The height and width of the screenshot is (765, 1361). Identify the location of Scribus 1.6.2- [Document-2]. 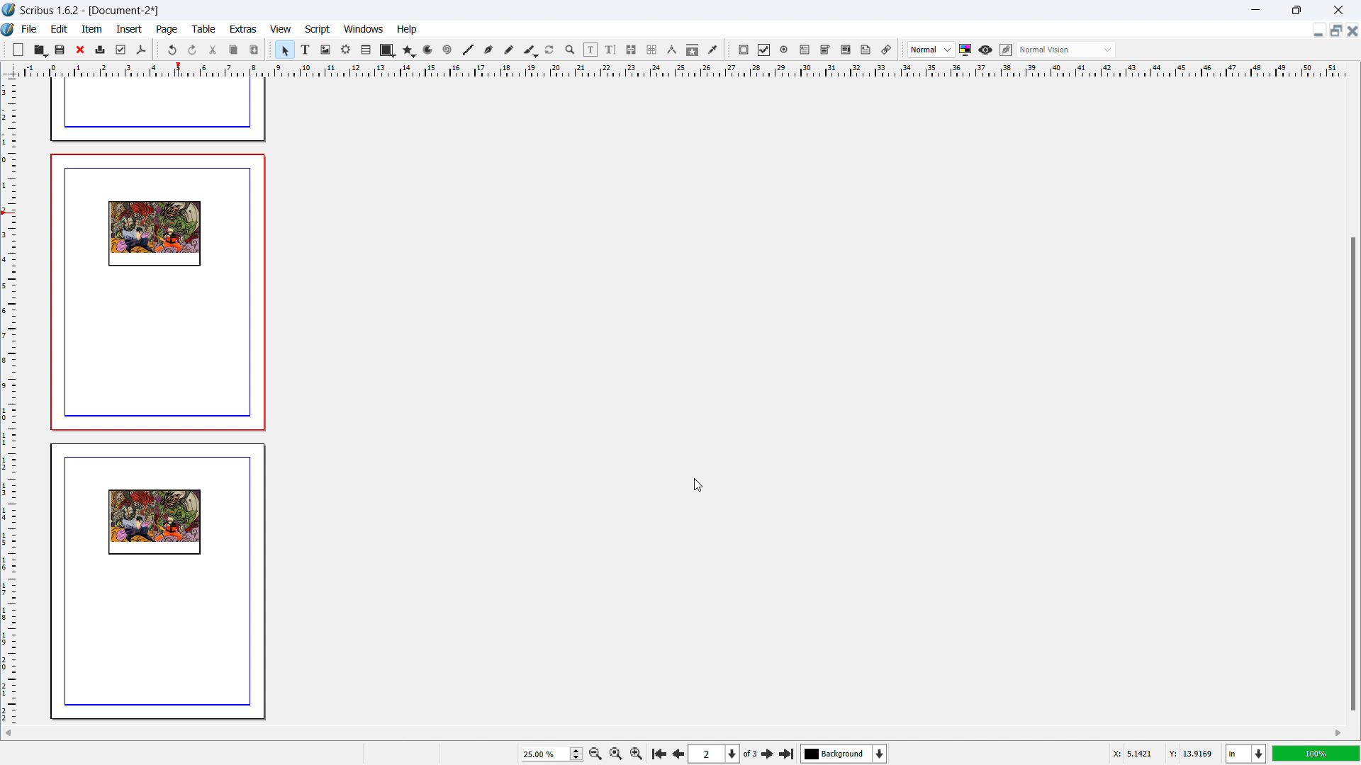
(91, 10).